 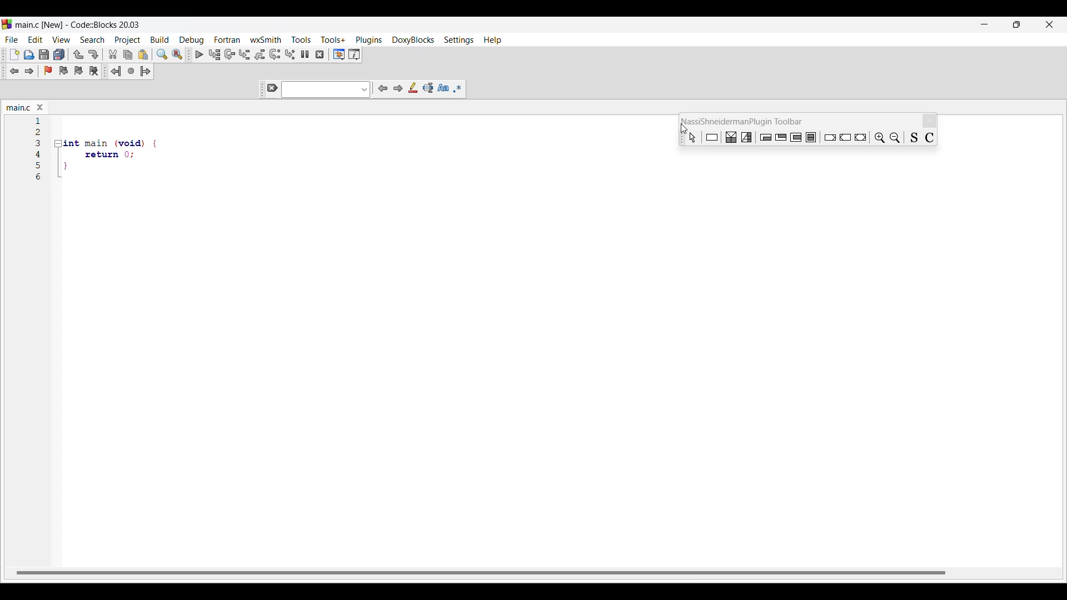 I want to click on Horizontal slide bar, so click(x=481, y=572).